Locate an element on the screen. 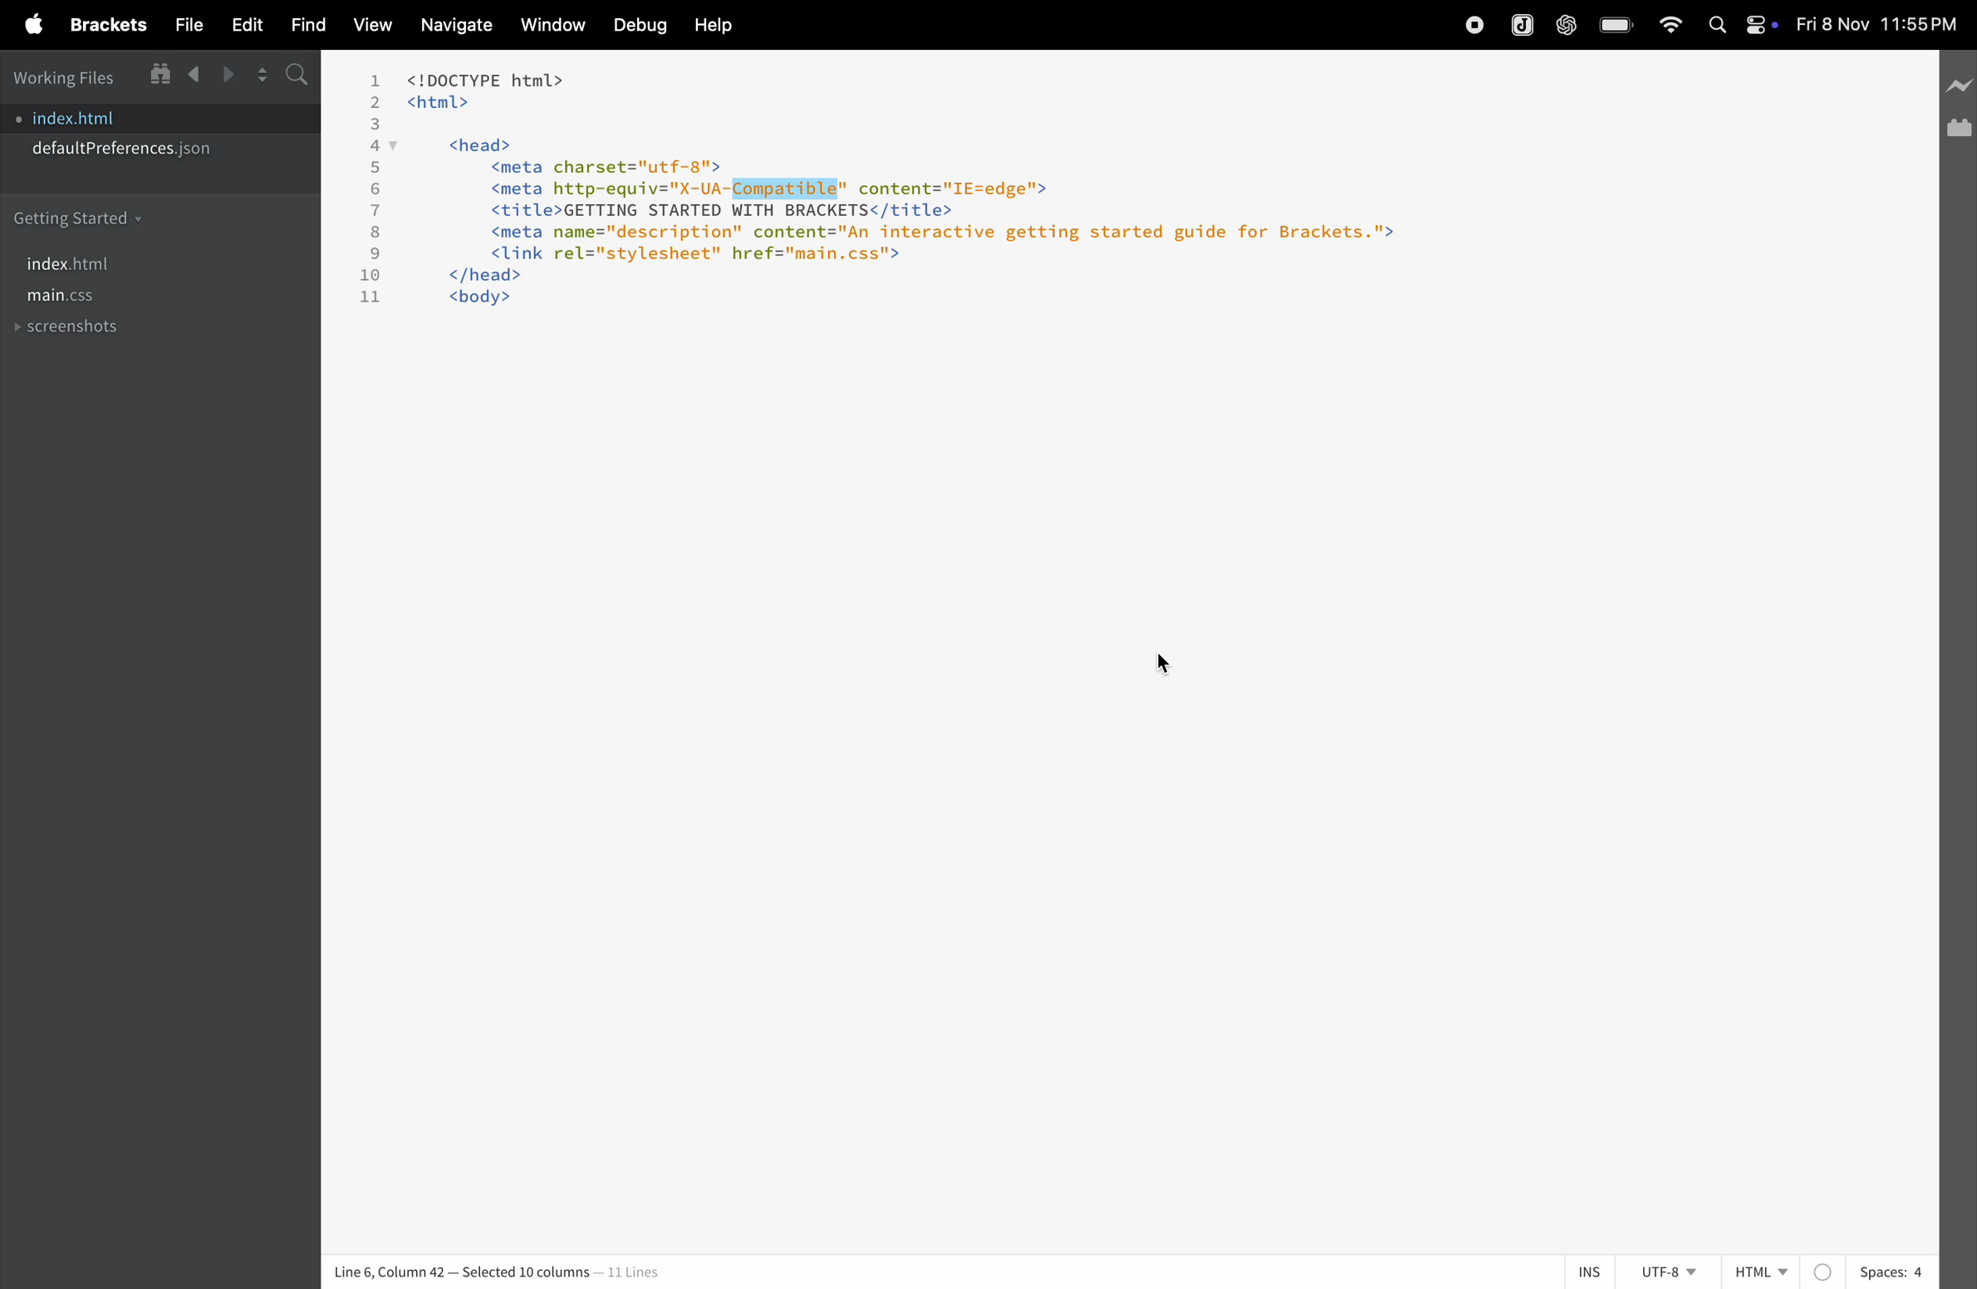  live preview is located at coordinates (1960, 88).